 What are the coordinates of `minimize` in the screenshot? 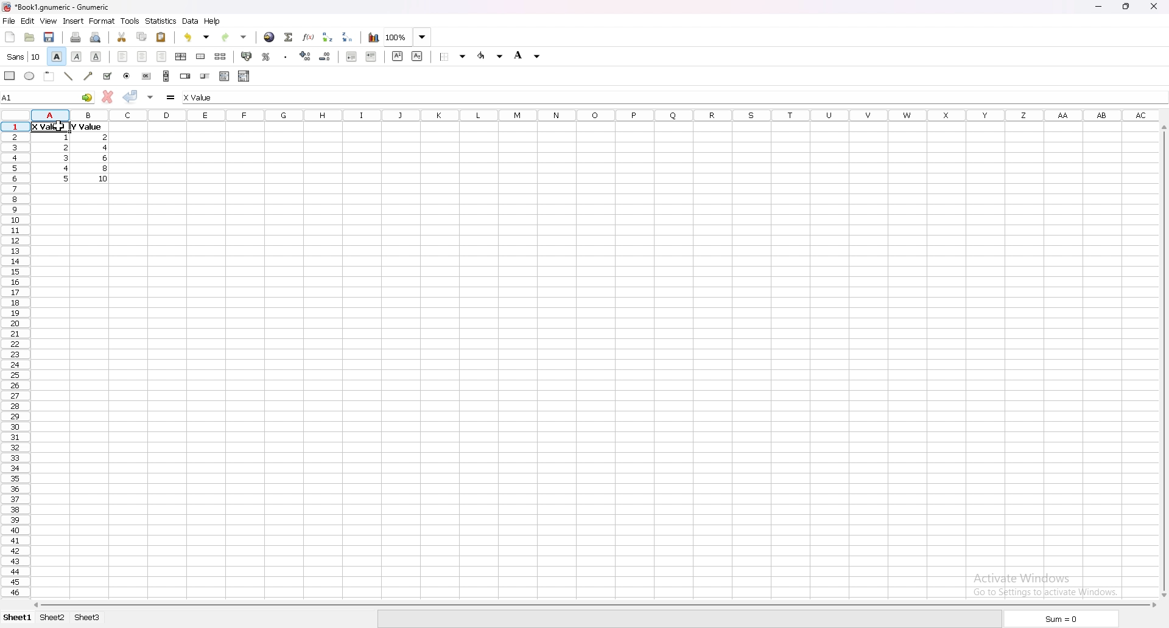 It's located at (1098, 7).